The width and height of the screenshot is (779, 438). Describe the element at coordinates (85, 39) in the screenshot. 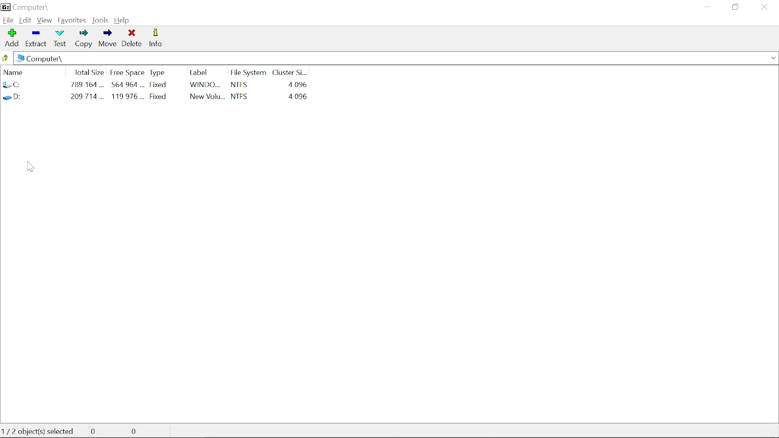

I see `copy` at that location.